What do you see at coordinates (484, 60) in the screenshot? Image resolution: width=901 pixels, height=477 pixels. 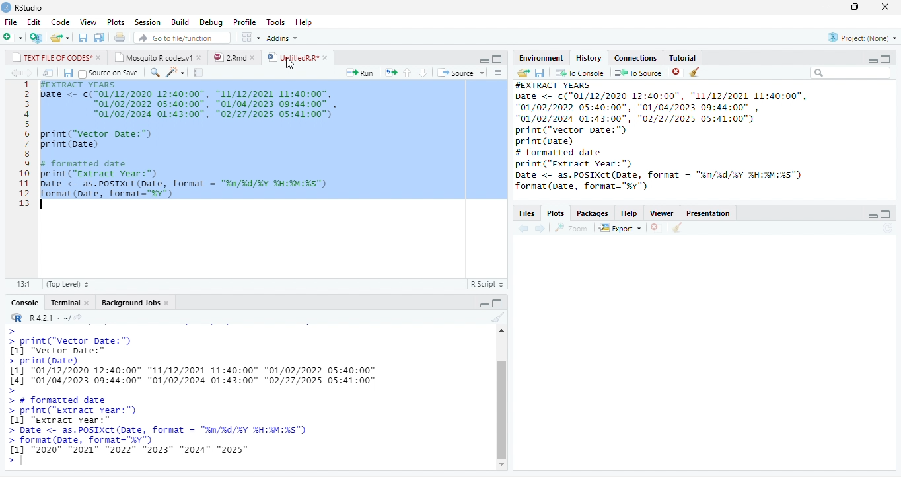 I see `minimize` at bounding box center [484, 60].